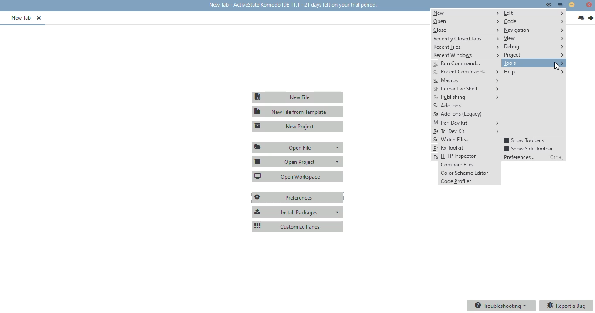 This screenshot has height=313, width=595. I want to click on recent files, so click(466, 47).